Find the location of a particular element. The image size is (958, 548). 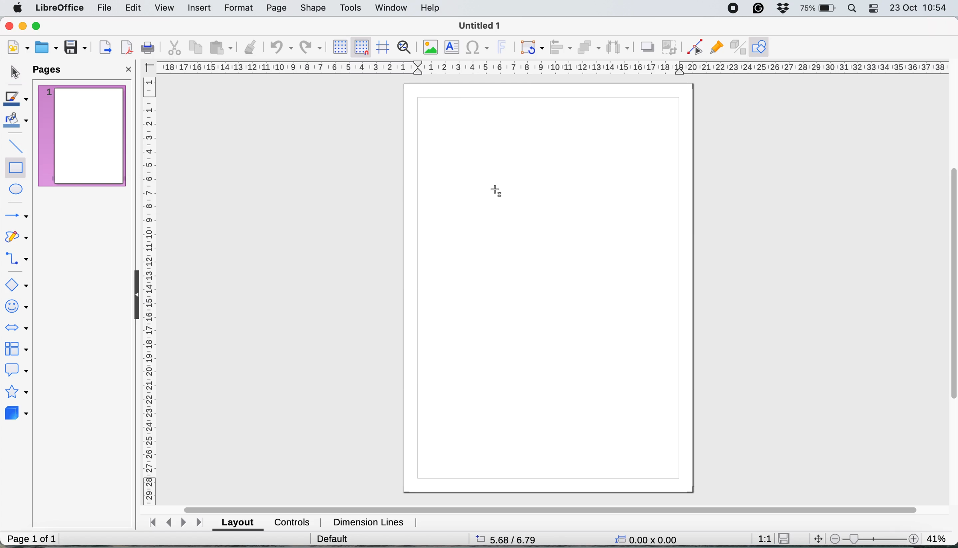

maximise is located at coordinates (36, 24).